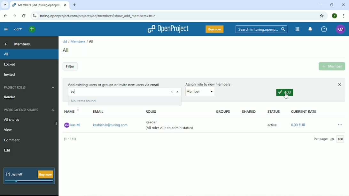  What do you see at coordinates (72, 139) in the screenshot?
I see `(1-1/1)` at bounding box center [72, 139].